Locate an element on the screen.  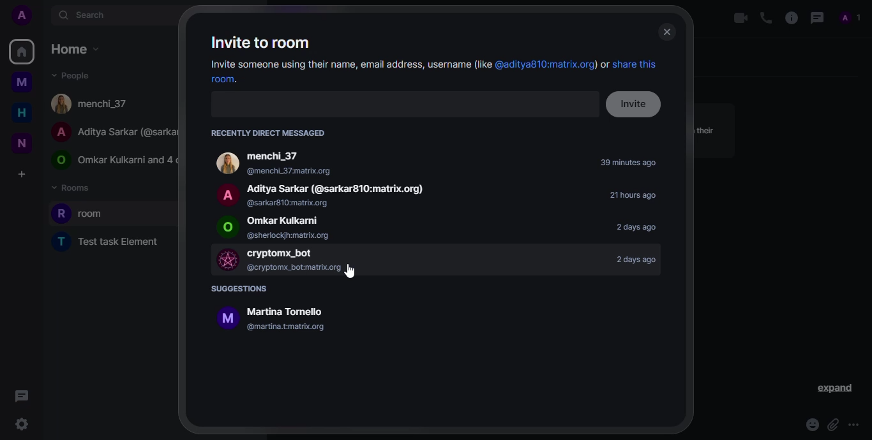
account is located at coordinates (295, 309).